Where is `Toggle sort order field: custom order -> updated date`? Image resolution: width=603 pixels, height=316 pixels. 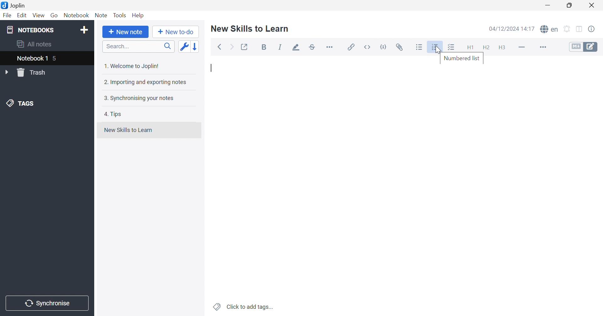 Toggle sort order field: custom order -> updated date is located at coordinates (184, 46).